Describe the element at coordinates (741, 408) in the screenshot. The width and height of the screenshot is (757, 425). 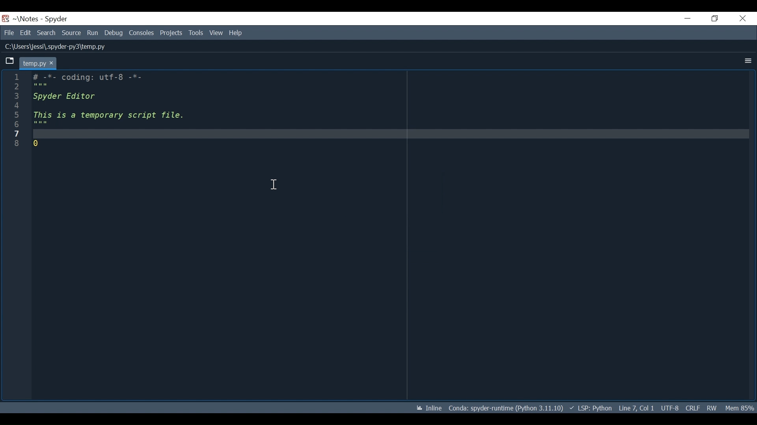
I see `Memory Usage` at that location.